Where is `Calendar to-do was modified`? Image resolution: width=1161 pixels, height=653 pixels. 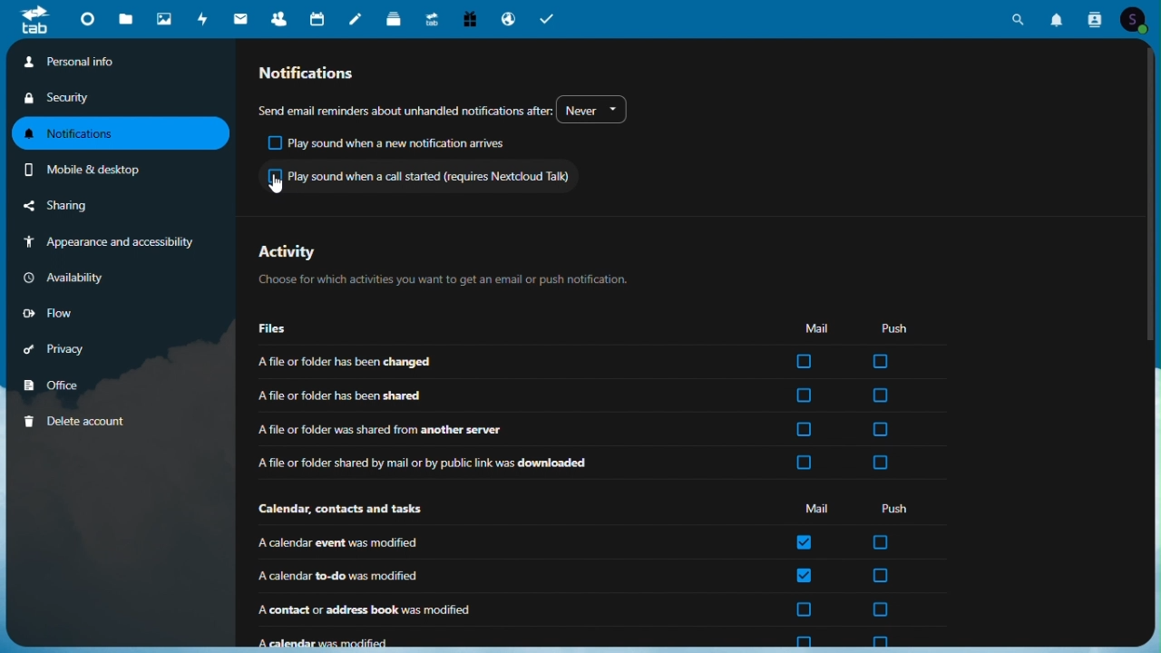
Calendar to-do was modified is located at coordinates (503, 576).